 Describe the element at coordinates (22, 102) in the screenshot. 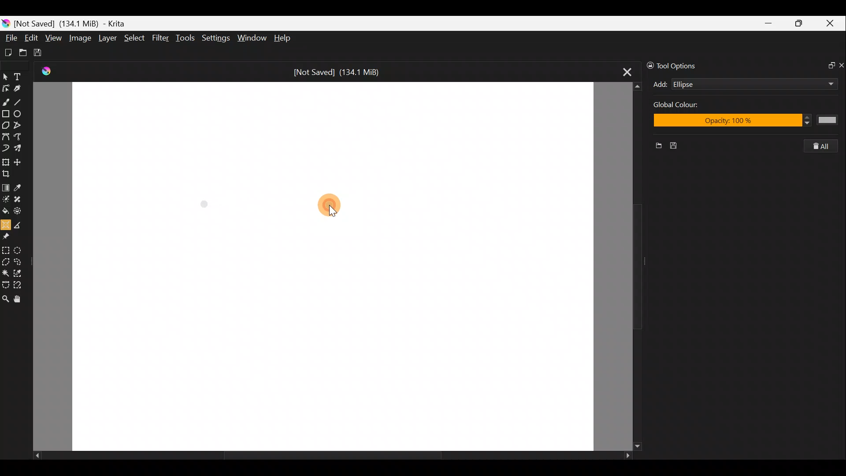

I see `Line` at that location.